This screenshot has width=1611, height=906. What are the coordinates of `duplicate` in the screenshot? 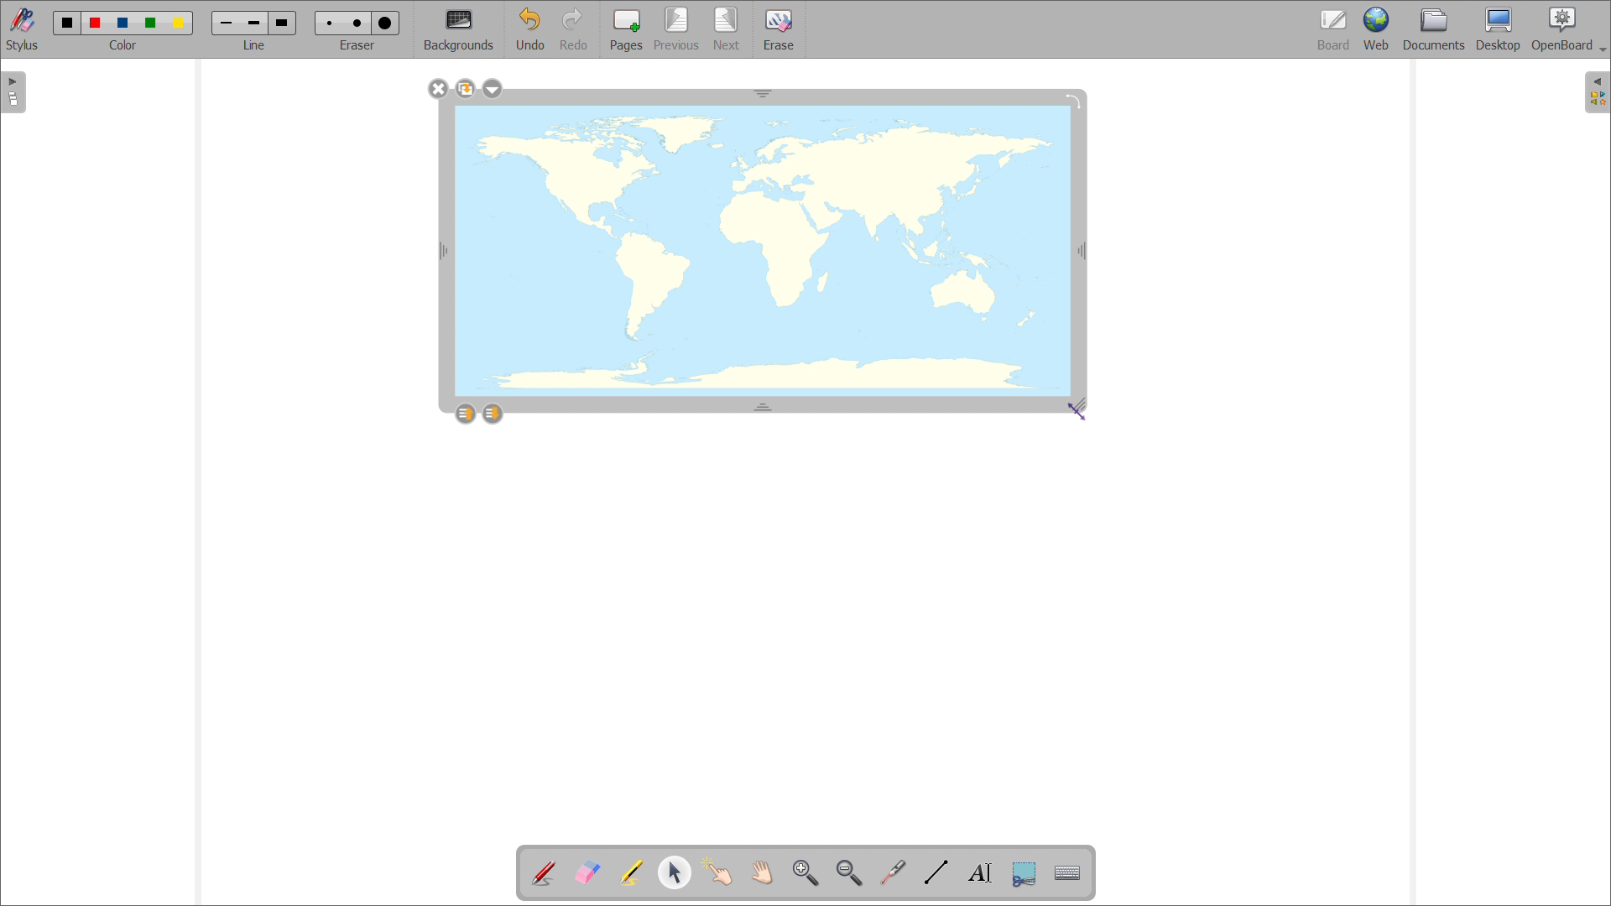 It's located at (464, 88).